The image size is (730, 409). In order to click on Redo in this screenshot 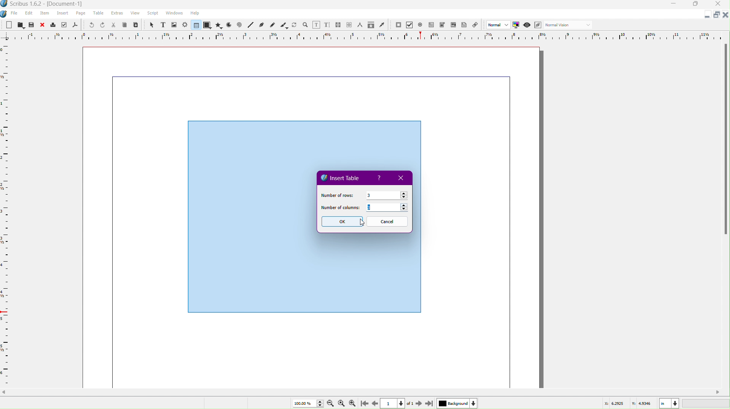, I will do `click(103, 25)`.